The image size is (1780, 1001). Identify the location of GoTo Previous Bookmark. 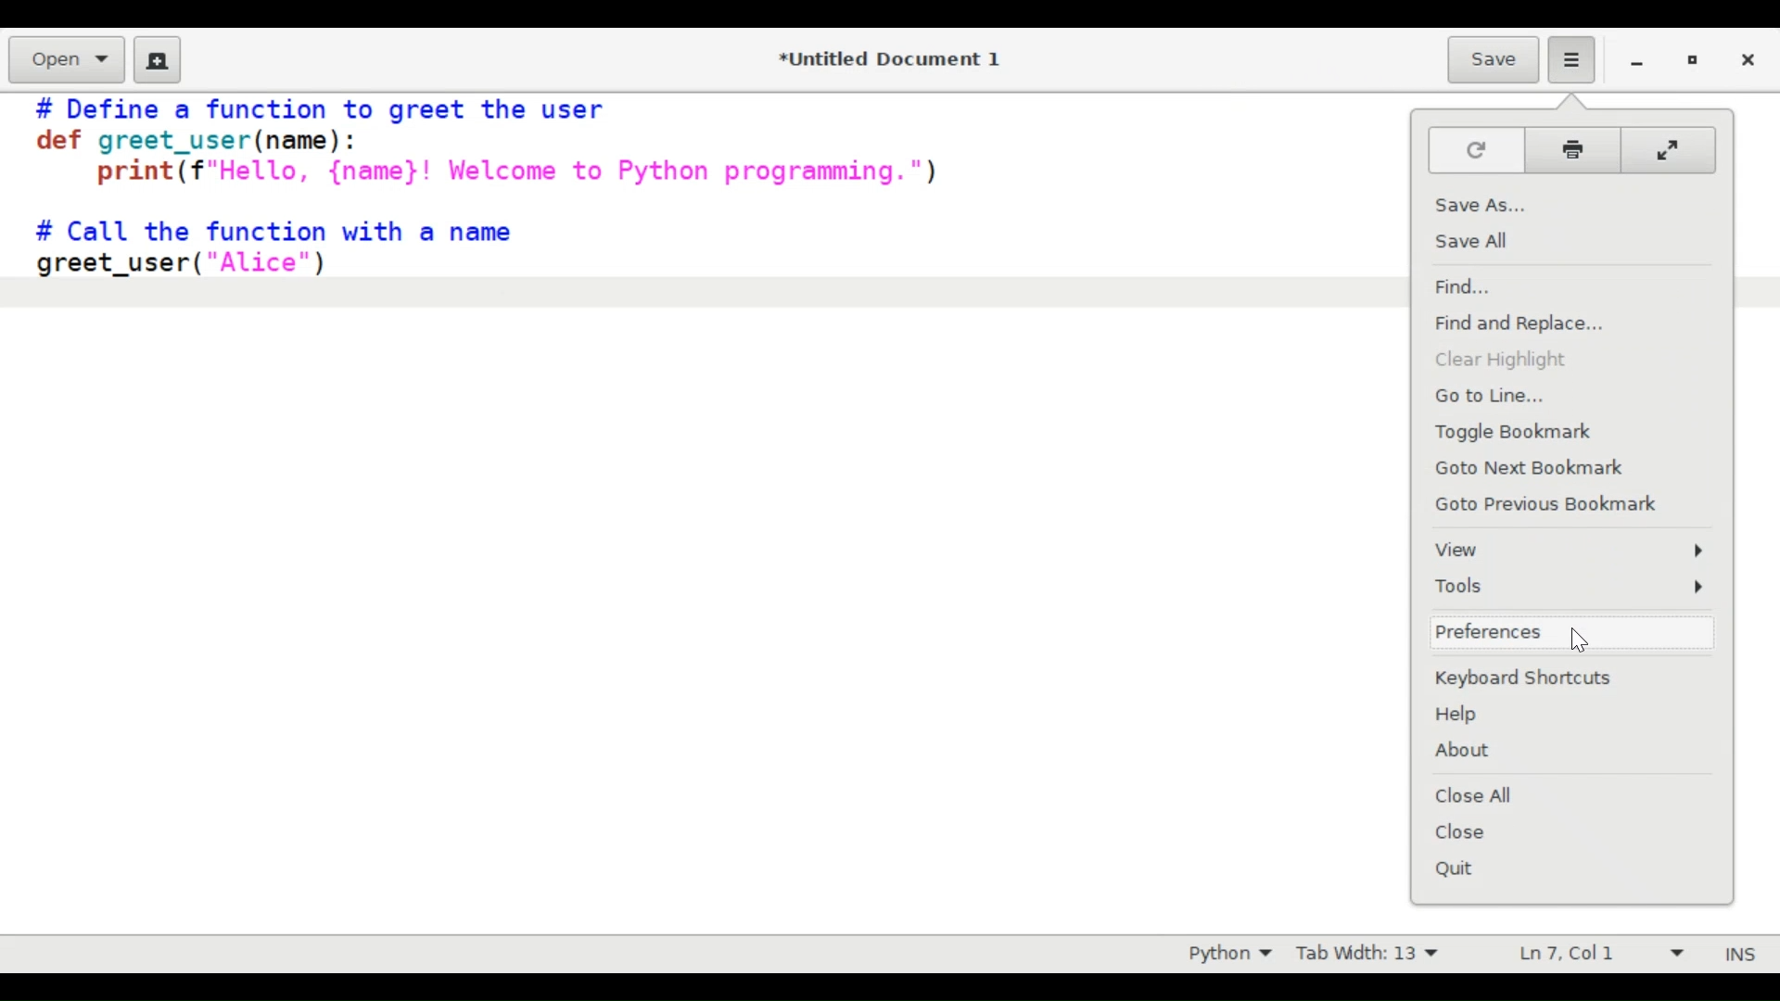
(1559, 504).